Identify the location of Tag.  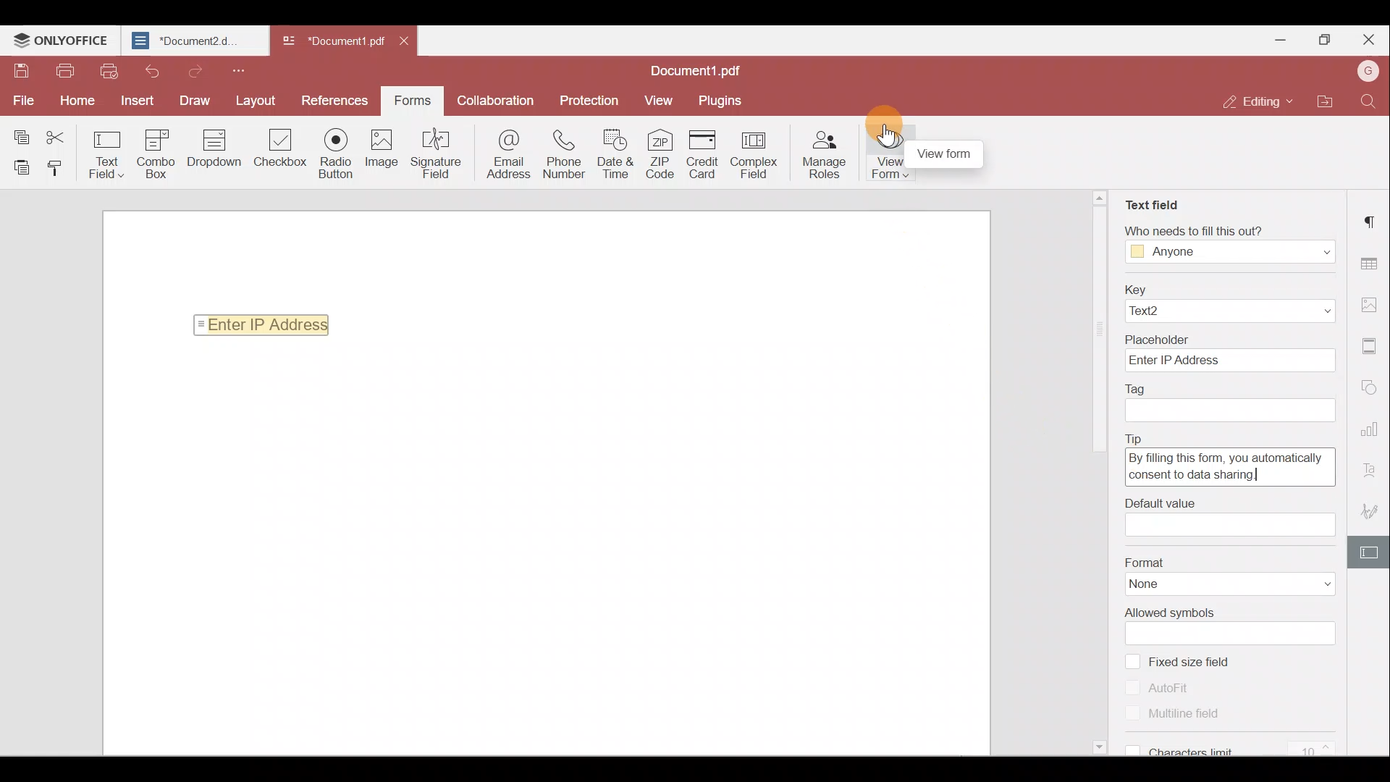
(1137, 387).